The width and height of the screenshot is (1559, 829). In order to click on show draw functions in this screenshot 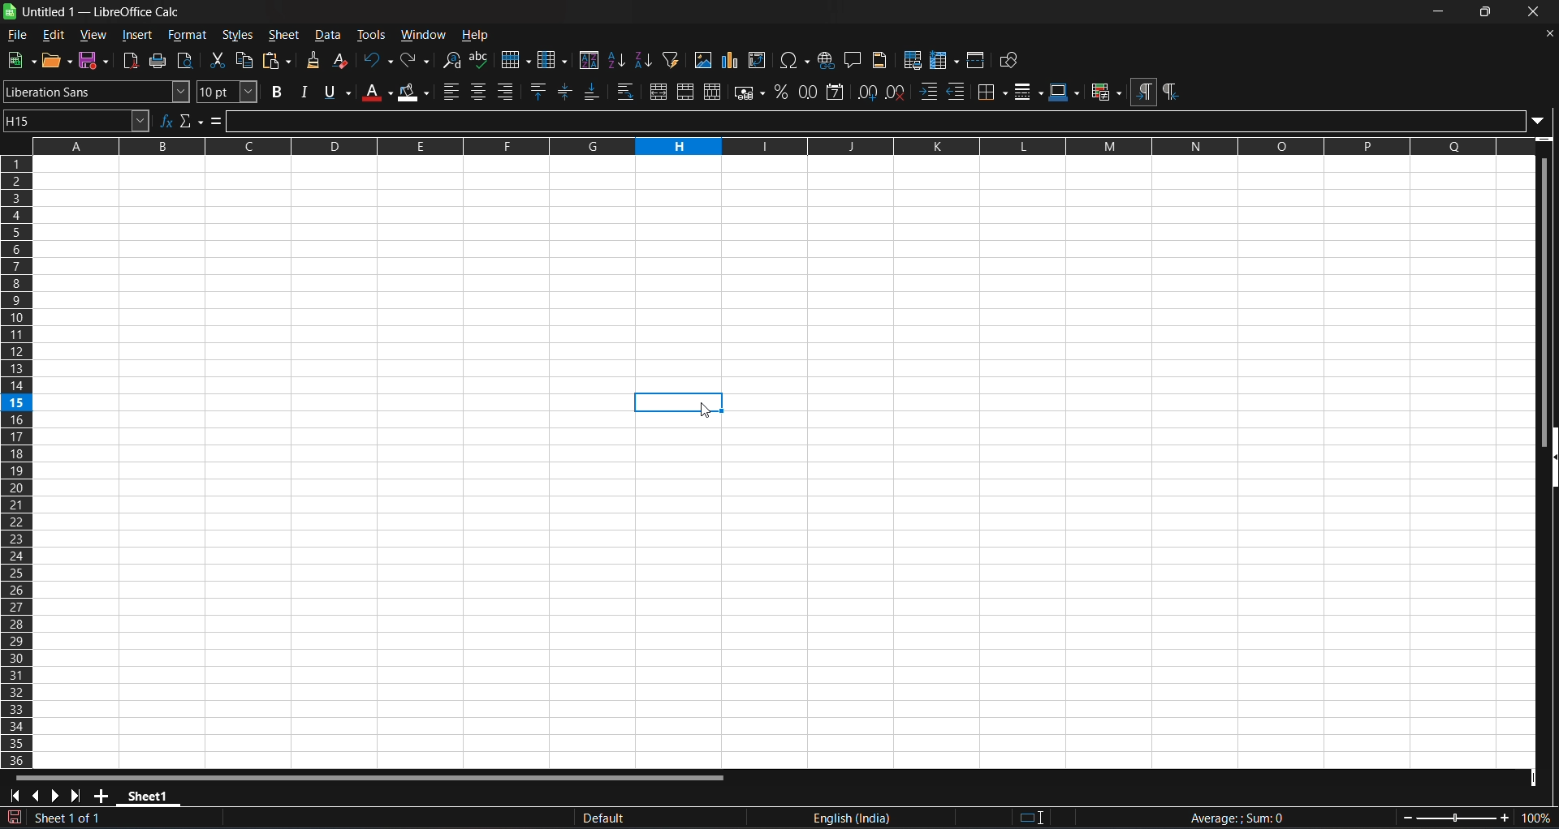, I will do `click(1008, 58)`.